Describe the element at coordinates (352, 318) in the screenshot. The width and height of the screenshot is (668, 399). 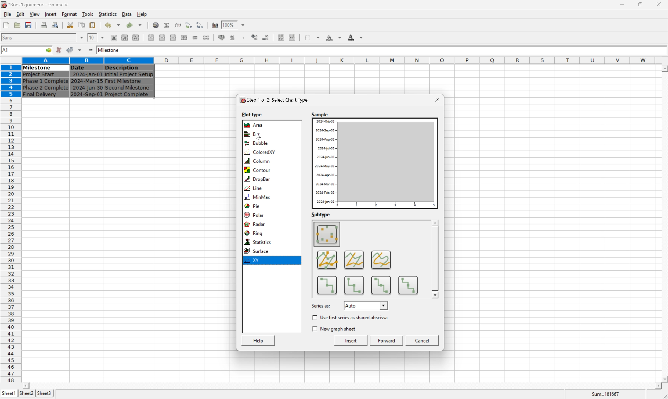
I see `use first sheet as shared abscissa` at that location.